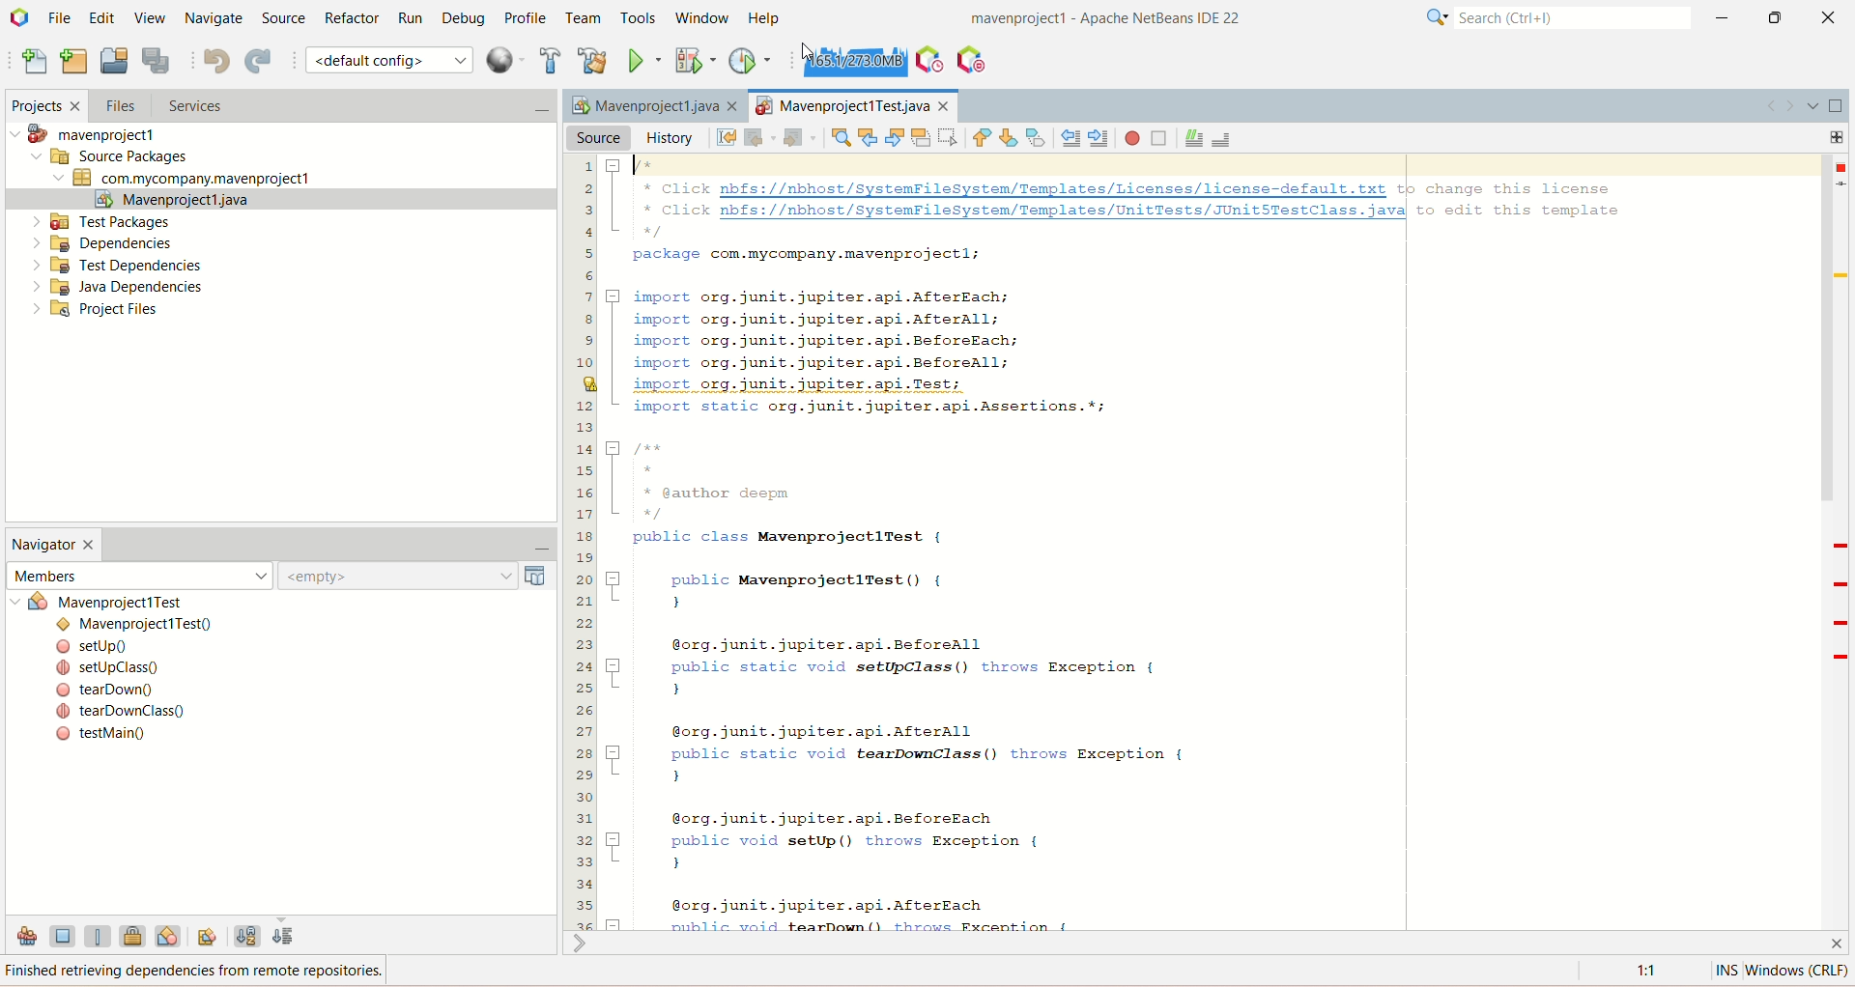 The width and height of the screenshot is (1855, 987). What do you see at coordinates (1194, 139) in the screenshot?
I see `comment` at bounding box center [1194, 139].